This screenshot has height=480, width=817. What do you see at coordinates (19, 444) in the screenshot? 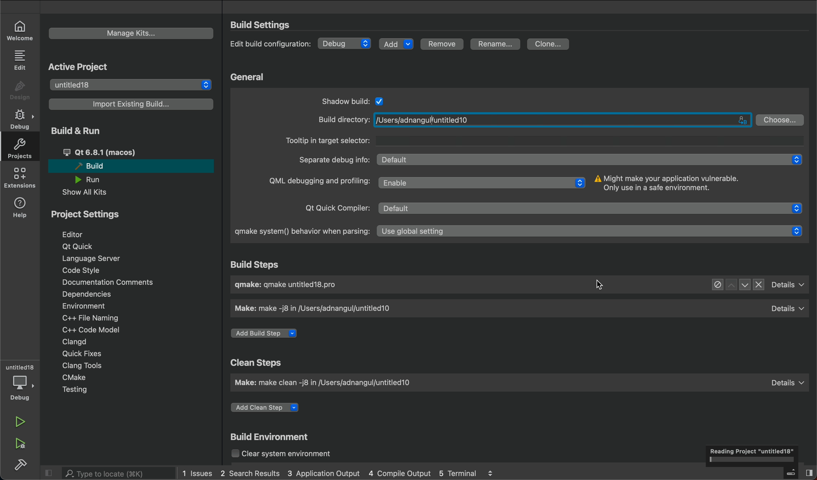
I see `run debug` at bounding box center [19, 444].